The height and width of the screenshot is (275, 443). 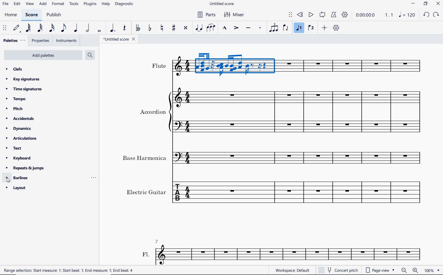 What do you see at coordinates (274, 28) in the screenshot?
I see `tuplet` at bounding box center [274, 28].